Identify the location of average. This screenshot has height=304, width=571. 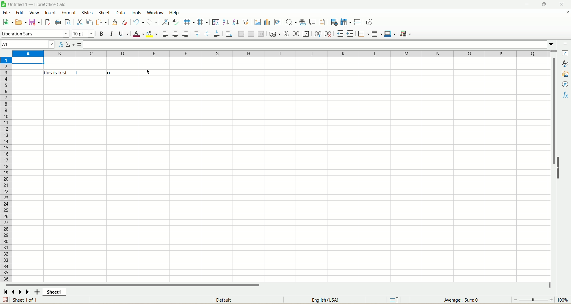
(460, 300).